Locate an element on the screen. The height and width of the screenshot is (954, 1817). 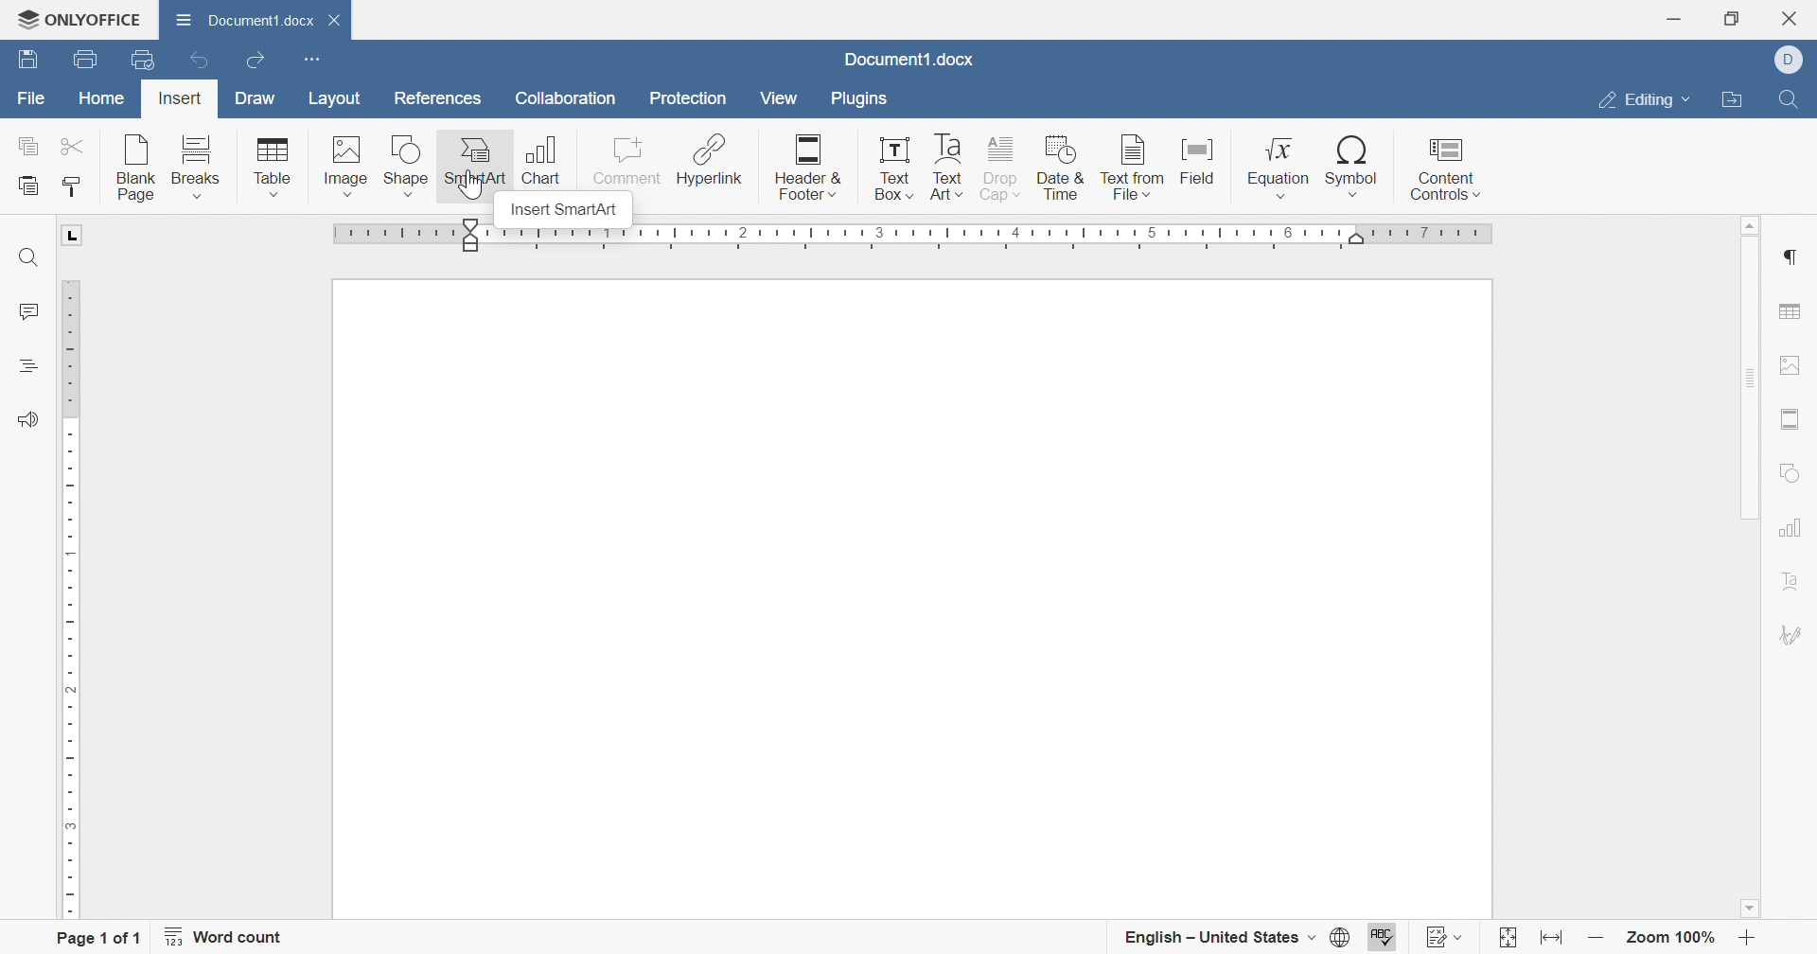
Table settings is located at coordinates (1793, 310).